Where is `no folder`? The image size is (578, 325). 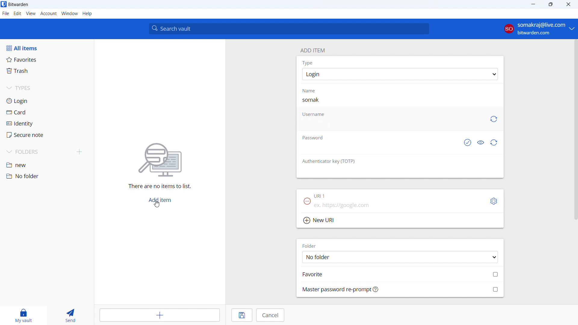 no folder is located at coordinates (46, 176).